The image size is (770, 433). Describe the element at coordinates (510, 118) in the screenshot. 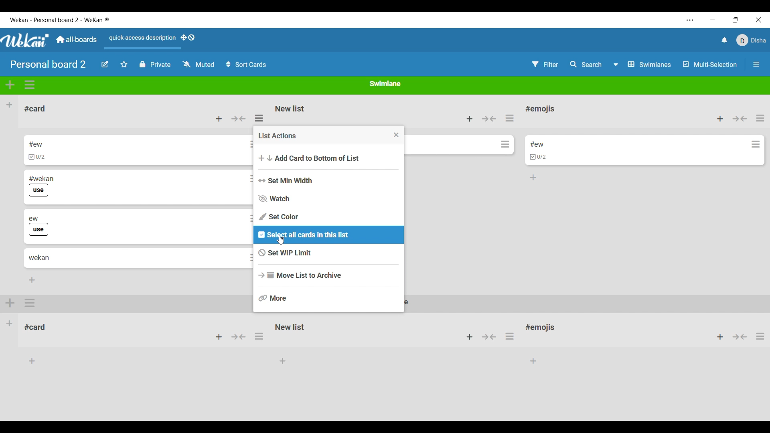

I see `List actions` at that location.